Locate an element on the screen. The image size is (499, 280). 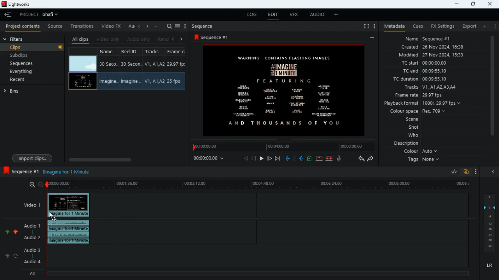
toggle is located at coordinates (16, 232).